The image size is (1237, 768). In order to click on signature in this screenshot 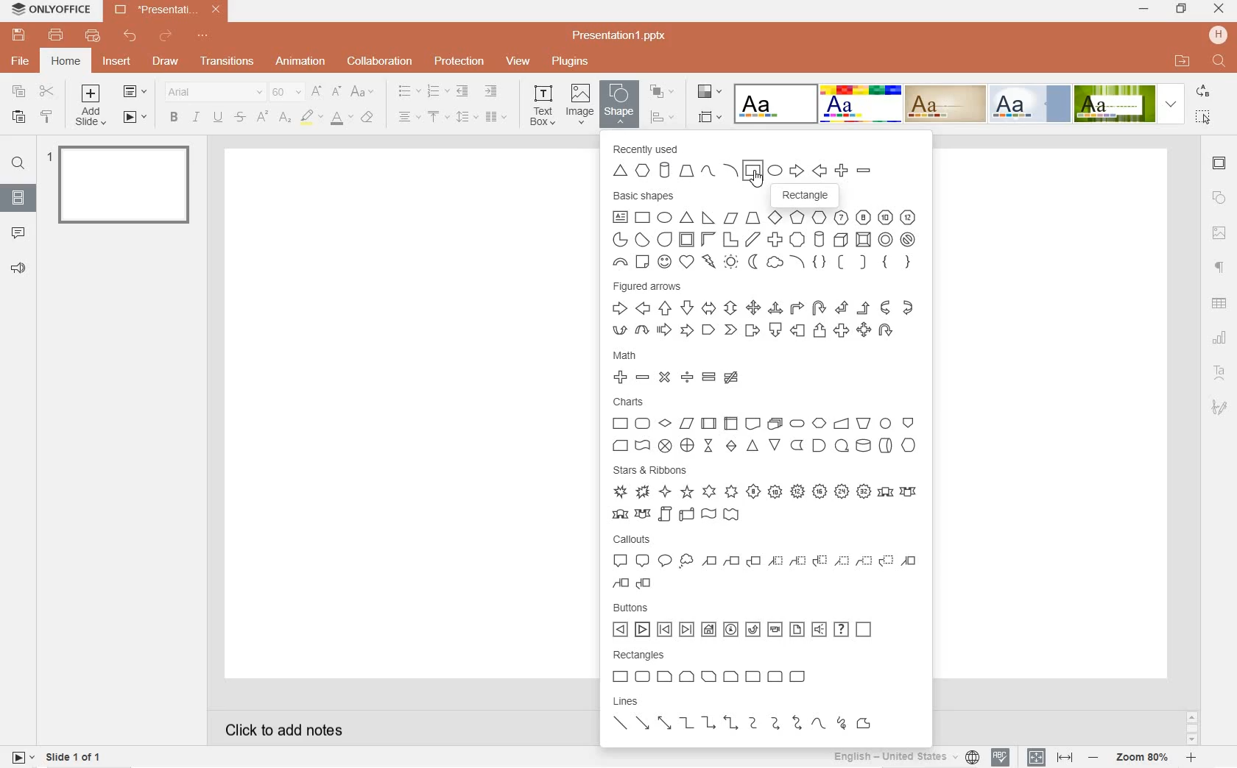, I will do `click(1220, 407)`.